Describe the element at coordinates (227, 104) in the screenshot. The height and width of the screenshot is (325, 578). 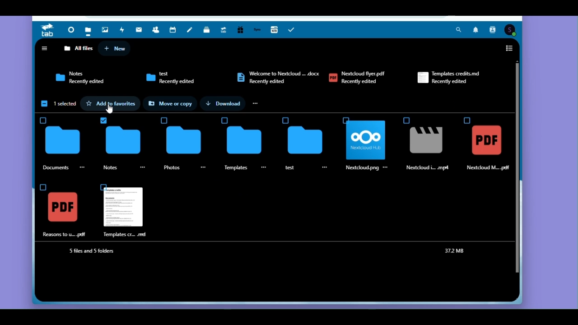
I see `Download` at that location.